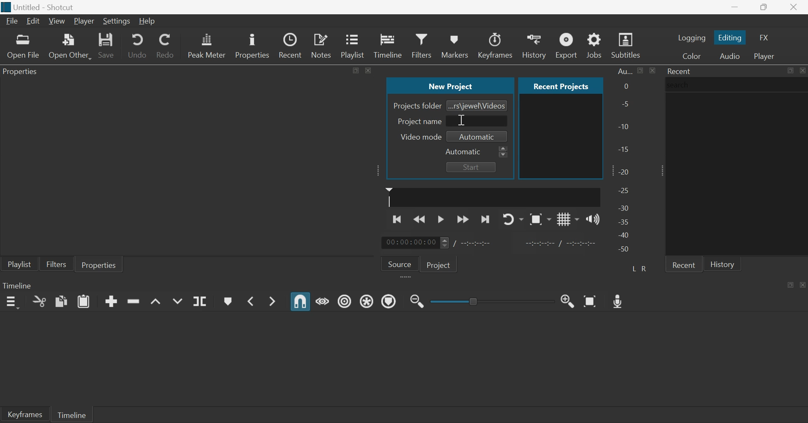 The width and height of the screenshot is (808, 423). I want to click on Record Audio, so click(619, 300).